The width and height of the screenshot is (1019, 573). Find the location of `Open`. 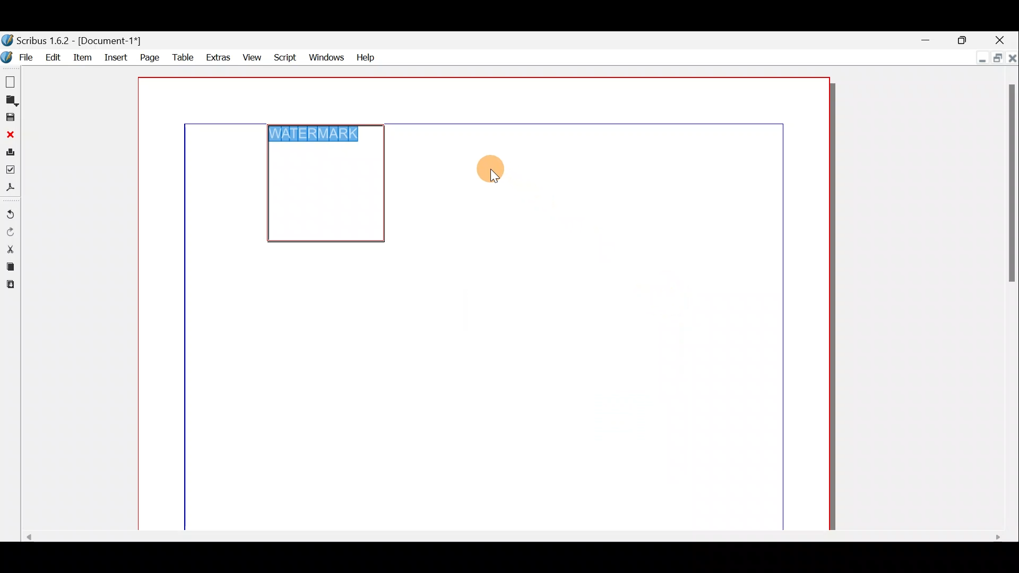

Open is located at coordinates (10, 101).